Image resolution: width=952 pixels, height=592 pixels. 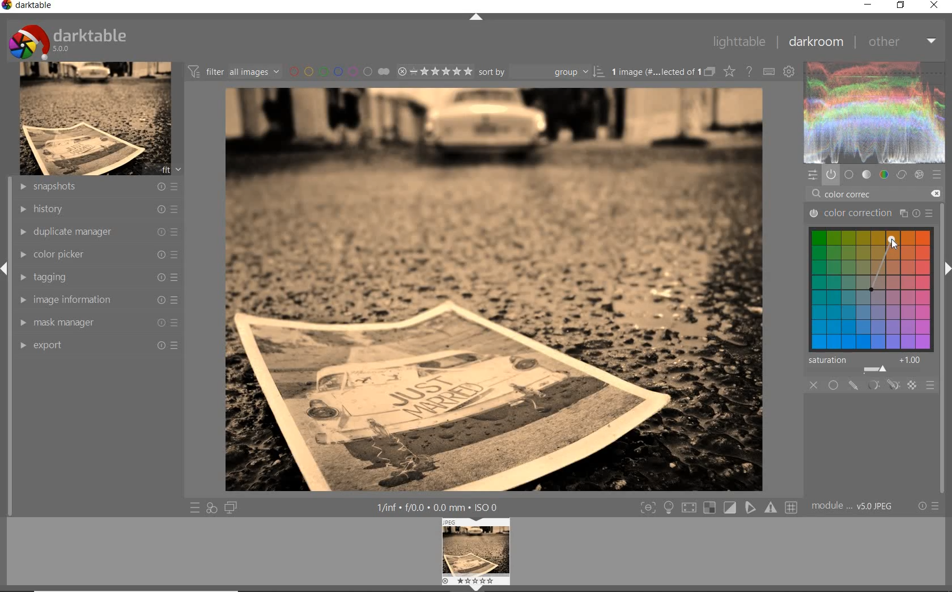 What do you see at coordinates (945, 227) in the screenshot?
I see `scollbar` at bounding box center [945, 227].